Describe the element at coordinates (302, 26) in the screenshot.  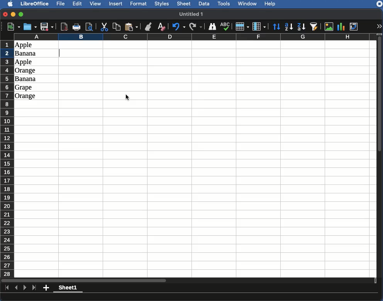
I see `Descending` at that location.